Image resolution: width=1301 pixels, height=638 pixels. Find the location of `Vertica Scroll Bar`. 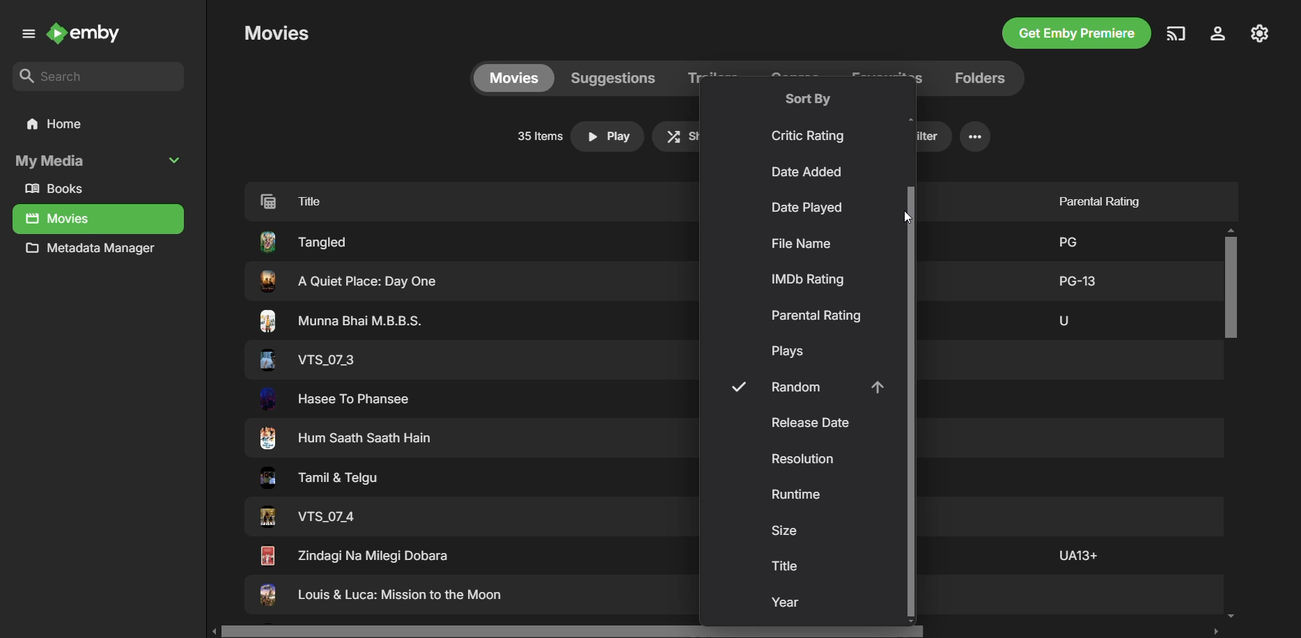

Vertica Scroll Bar is located at coordinates (1231, 425).